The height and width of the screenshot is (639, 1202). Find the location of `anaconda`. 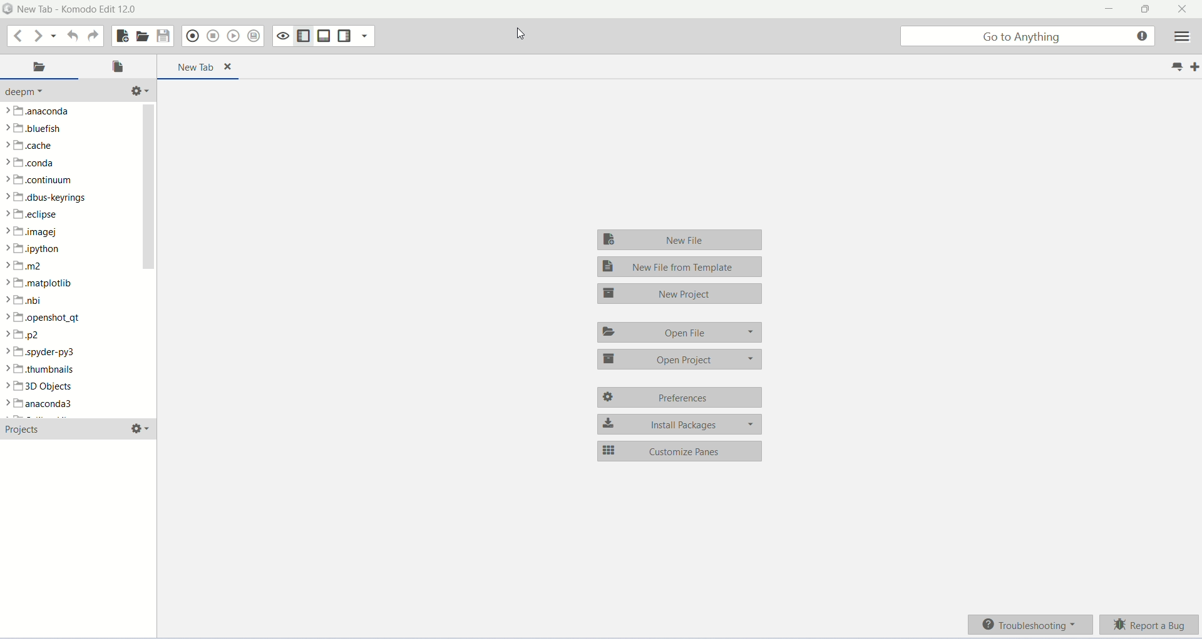

anaconda is located at coordinates (36, 113).